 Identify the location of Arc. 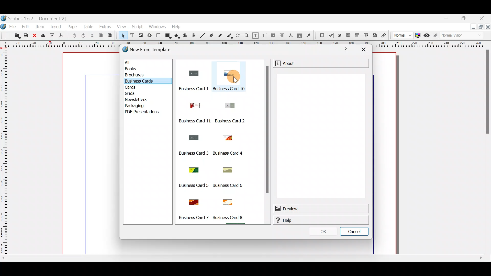
(185, 36).